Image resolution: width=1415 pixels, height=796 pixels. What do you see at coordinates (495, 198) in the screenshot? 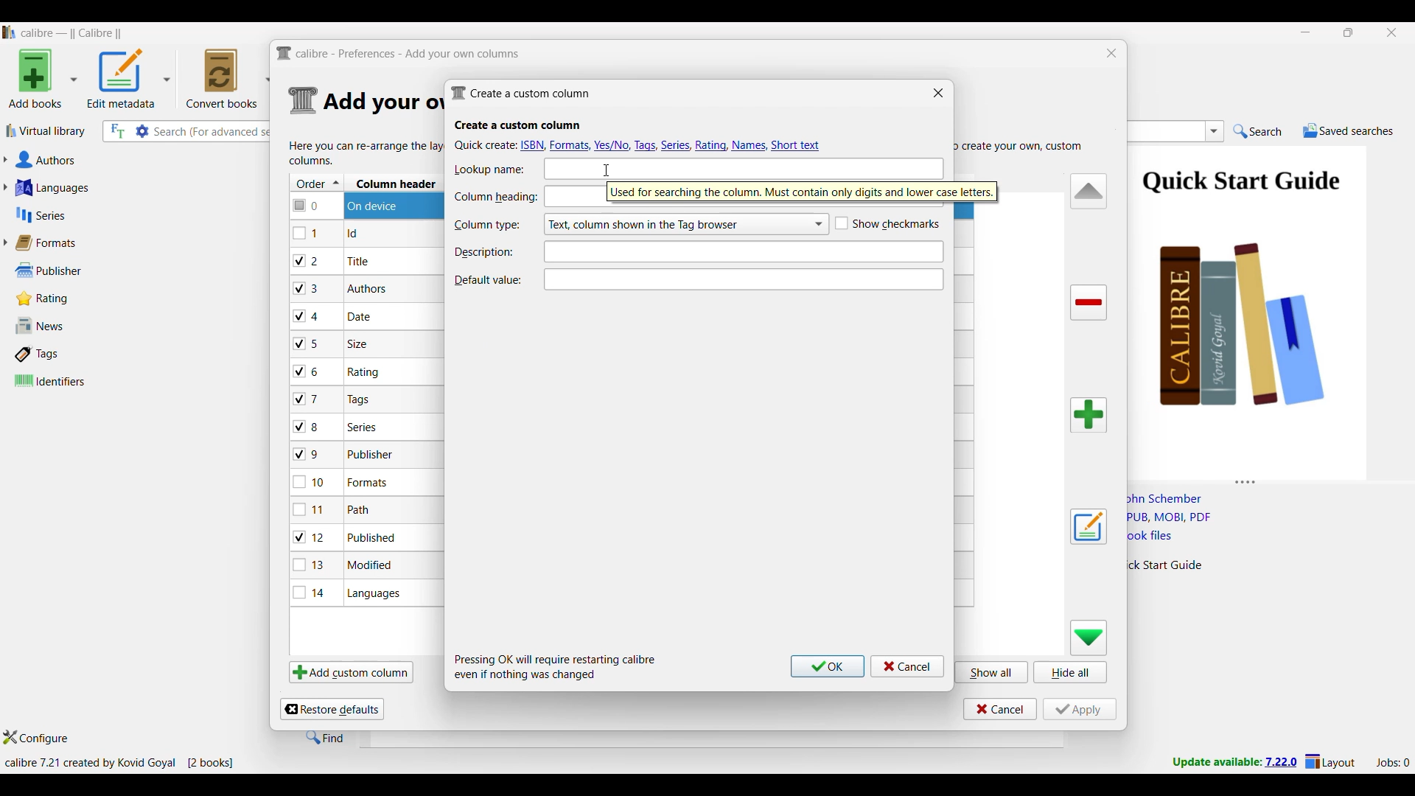
I see `Indicates Column heading text box` at bounding box center [495, 198].